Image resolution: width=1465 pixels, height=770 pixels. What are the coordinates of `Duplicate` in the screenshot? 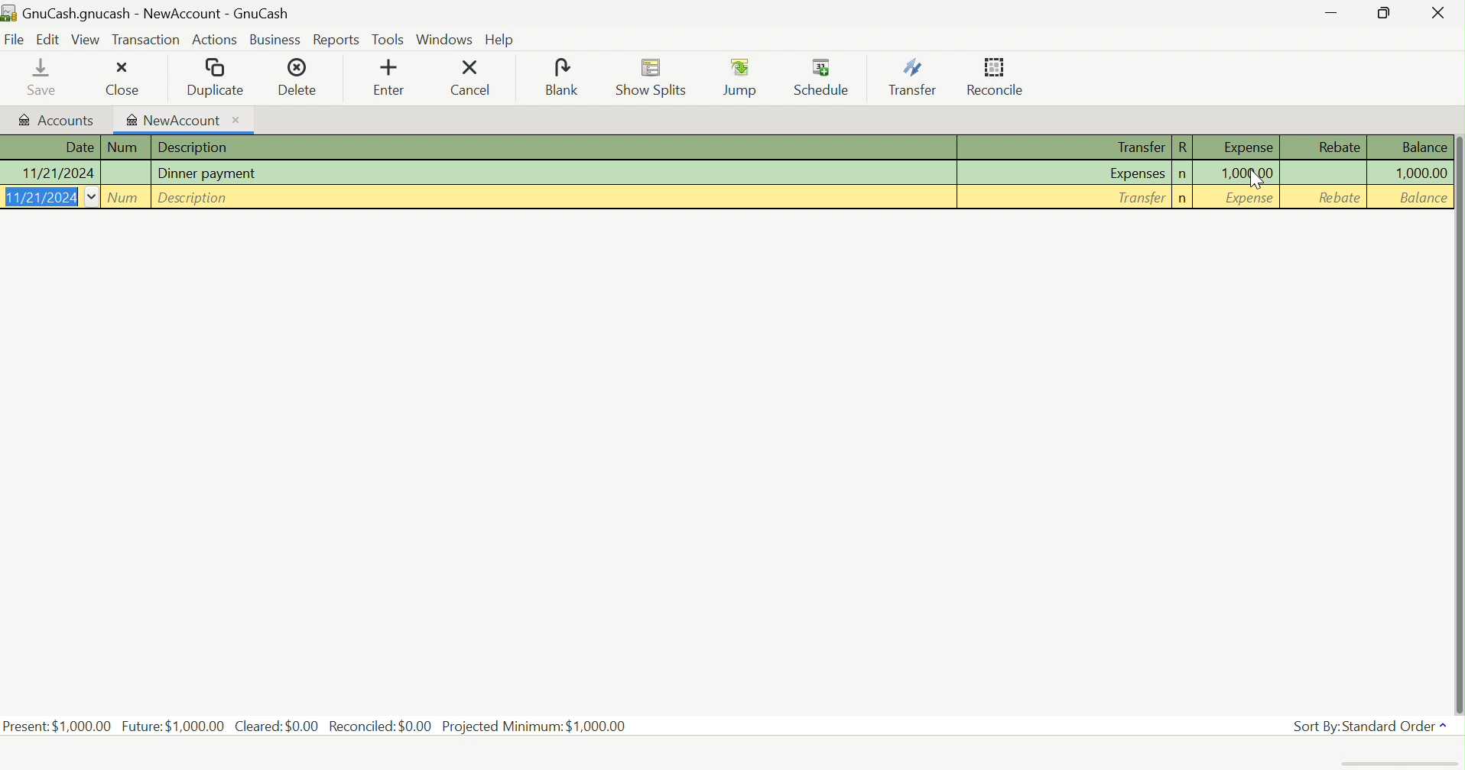 It's located at (215, 76).